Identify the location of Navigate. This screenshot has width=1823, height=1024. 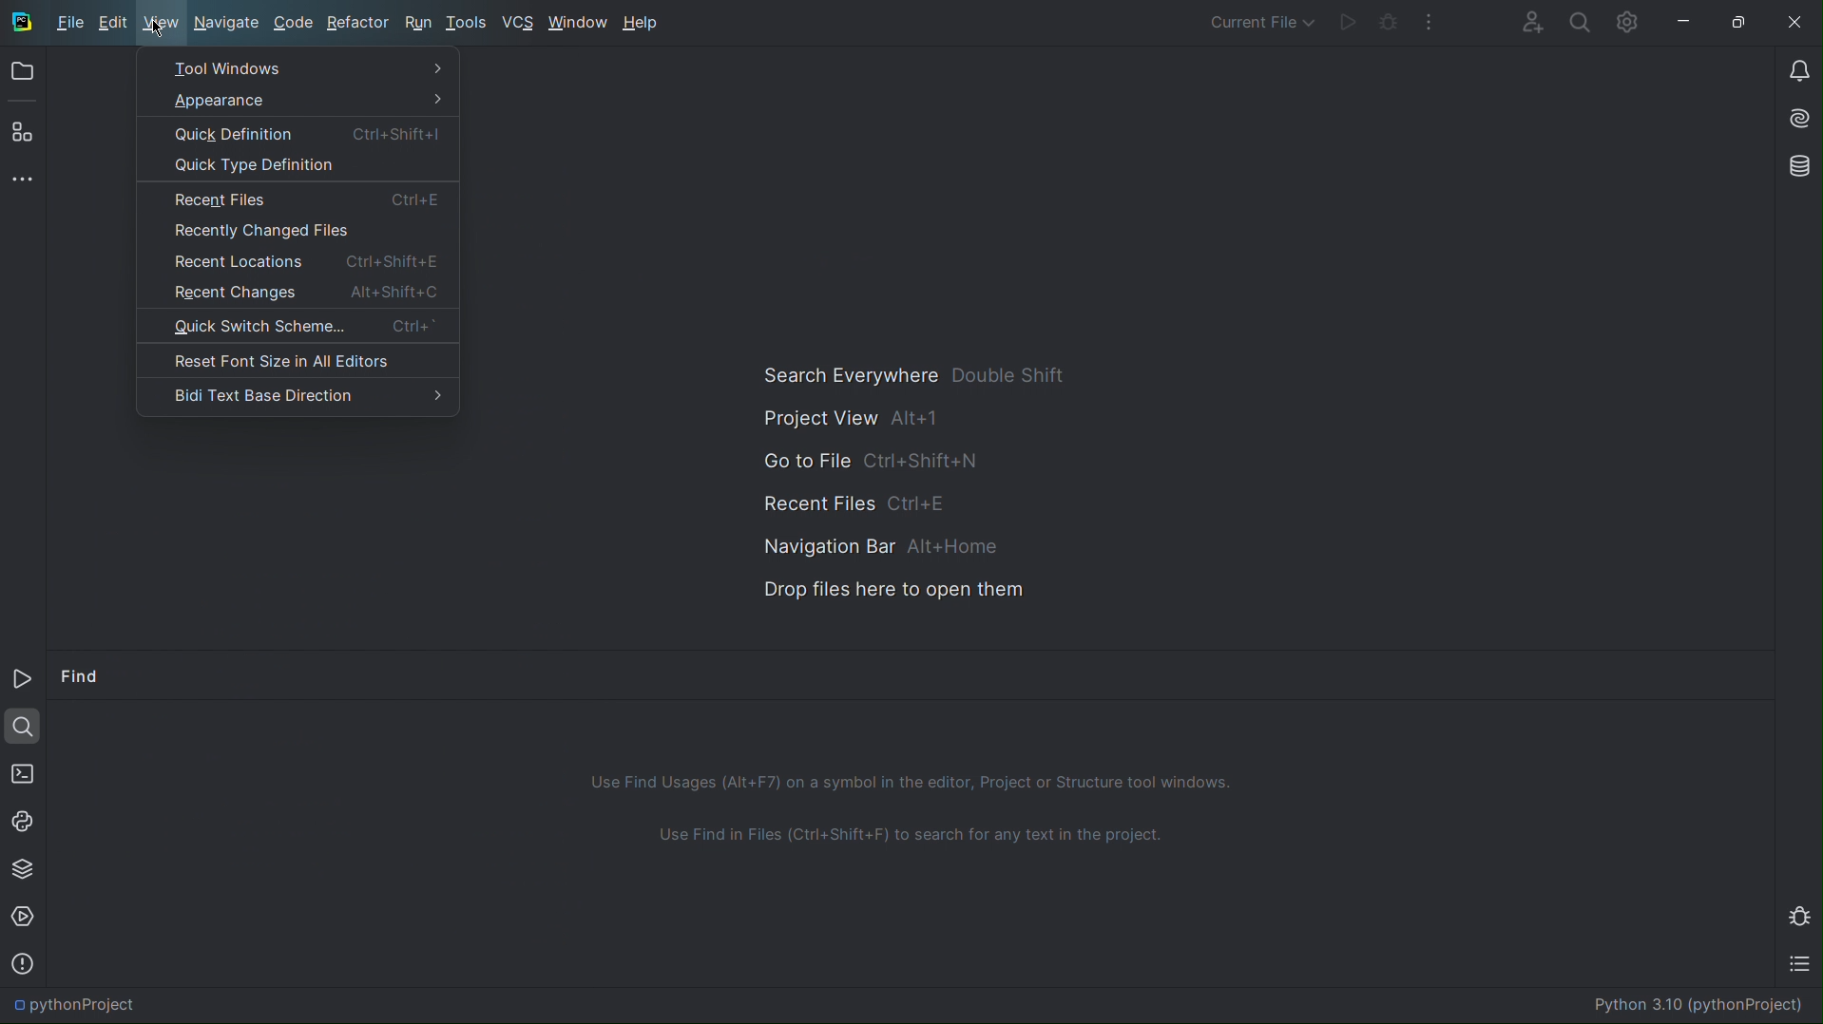
(227, 23).